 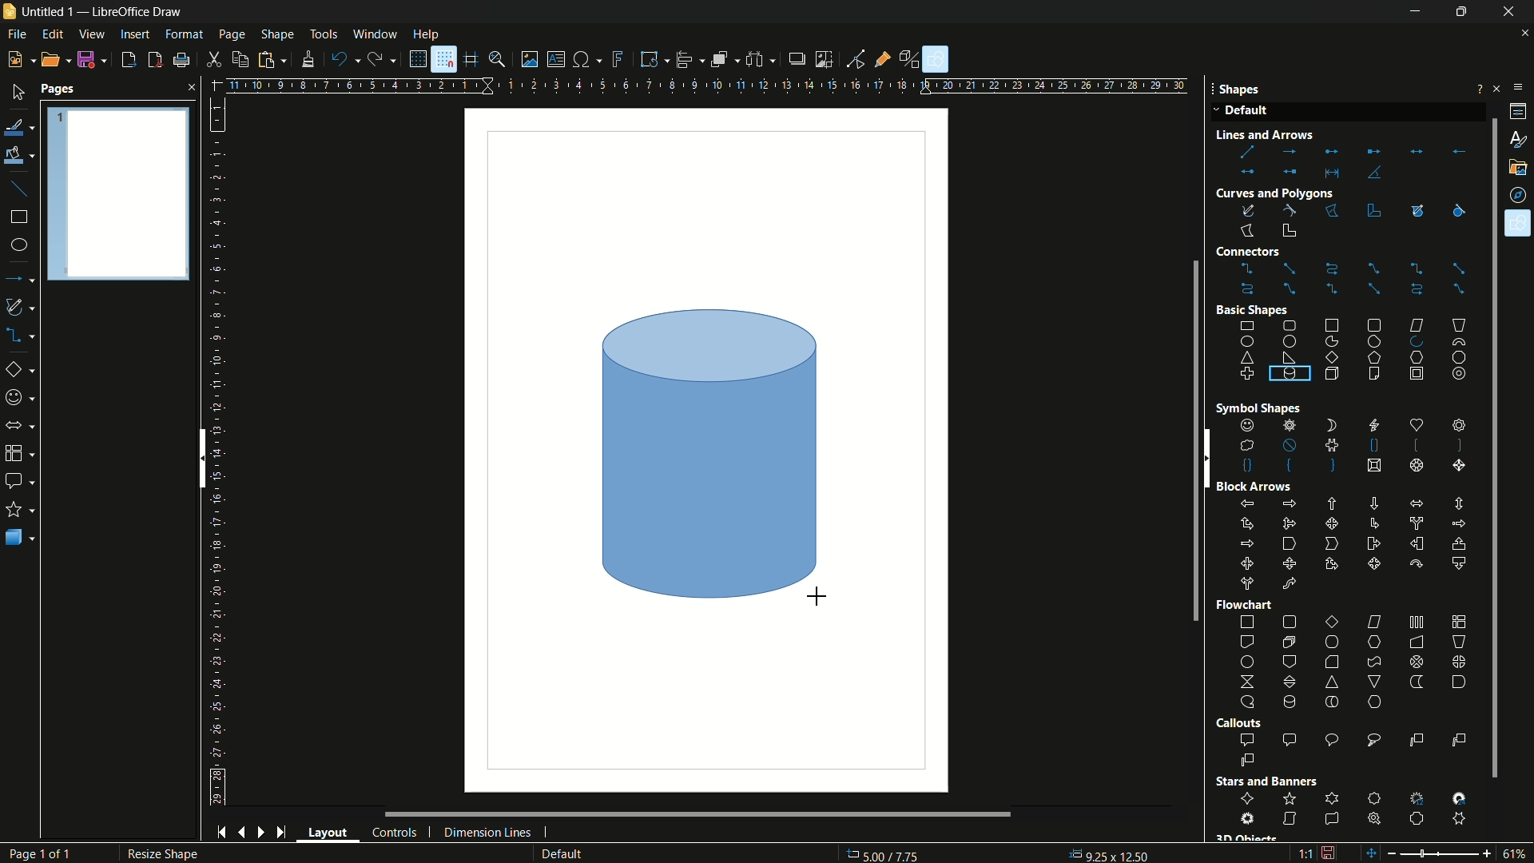 What do you see at coordinates (425, 34) in the screenshot?
I see `help menu` at bounding box center [425, 34].